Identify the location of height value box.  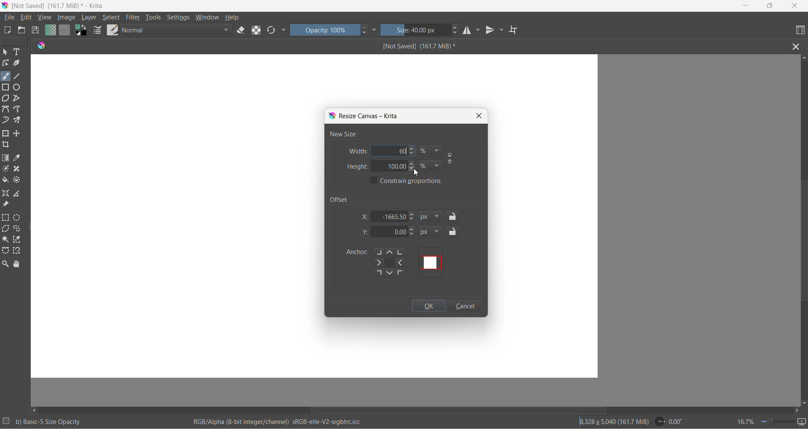
(390, 167).